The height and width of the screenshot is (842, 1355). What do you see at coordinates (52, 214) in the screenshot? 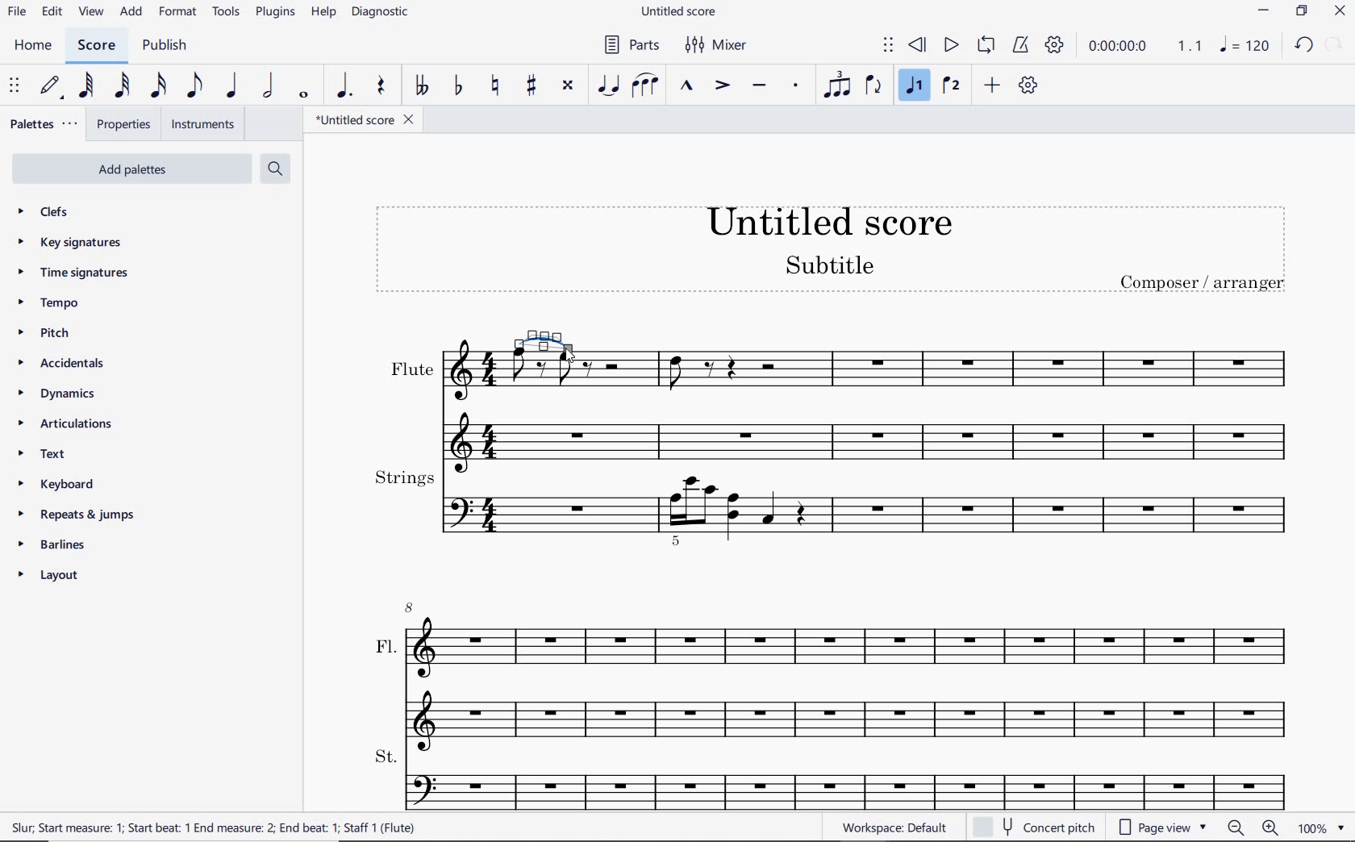
I see `clefs` at bounding box center [52, 214].